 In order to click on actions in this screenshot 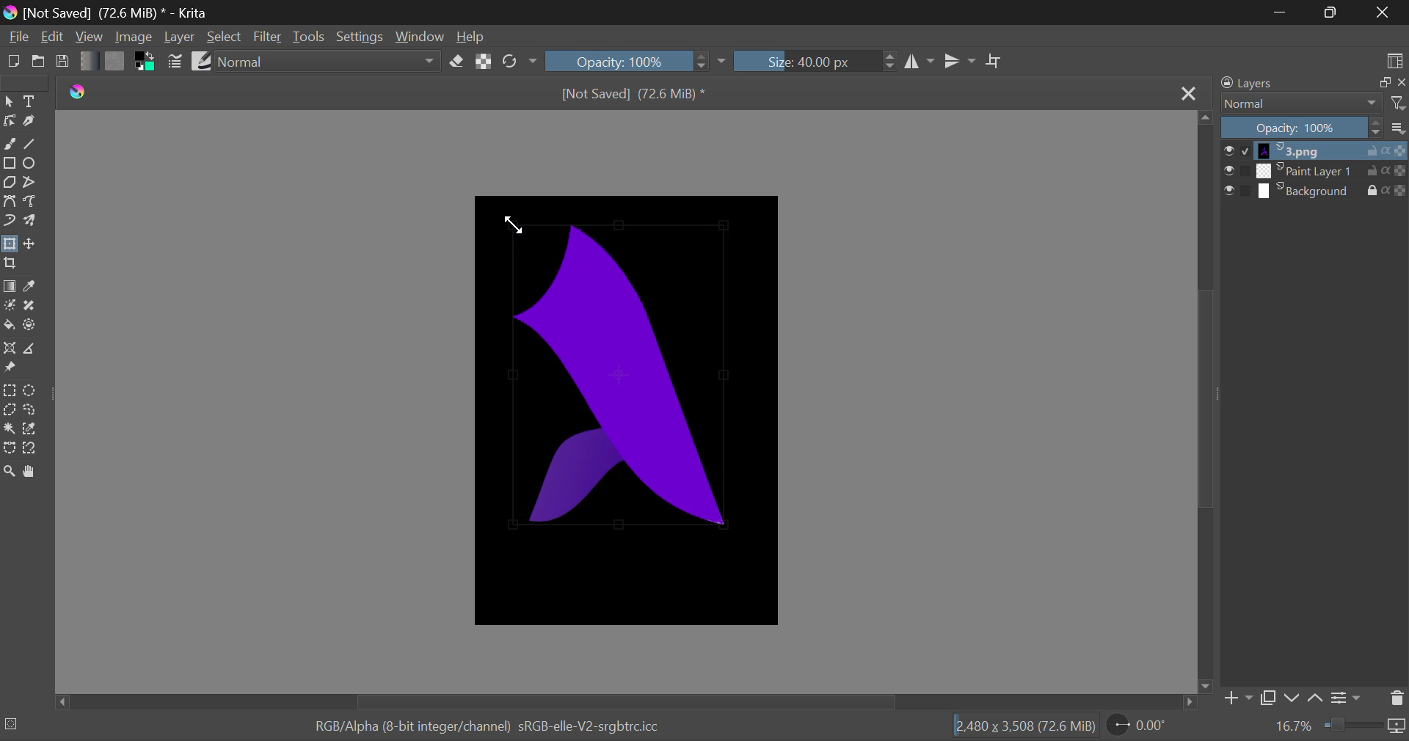, I will do `click(1386, 190)`.